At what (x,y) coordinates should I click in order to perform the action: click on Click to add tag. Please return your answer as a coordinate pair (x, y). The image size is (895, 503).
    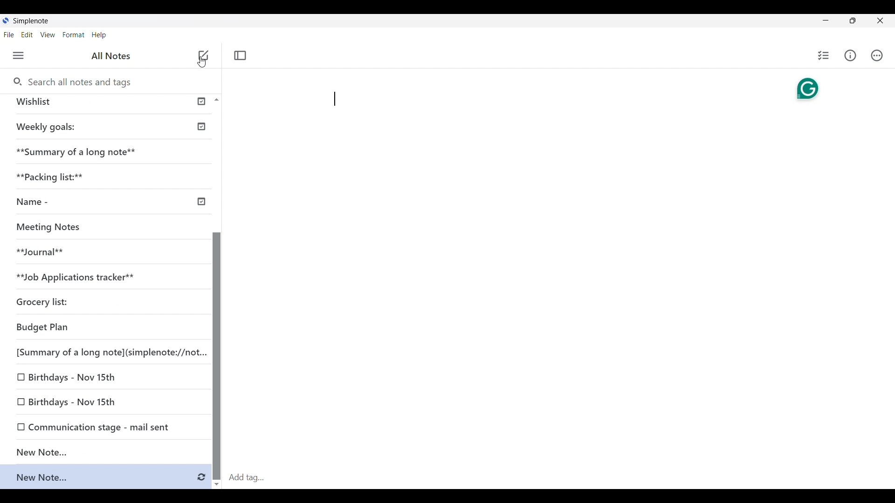
    Looking at the image, I should click on (560, 477).